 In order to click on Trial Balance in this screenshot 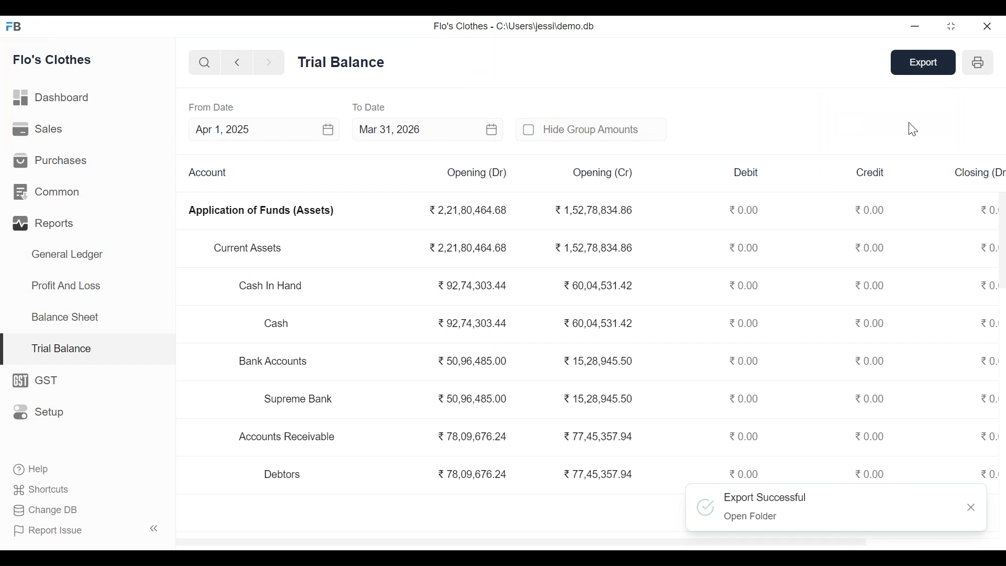, I will do `click(89, 350)`.